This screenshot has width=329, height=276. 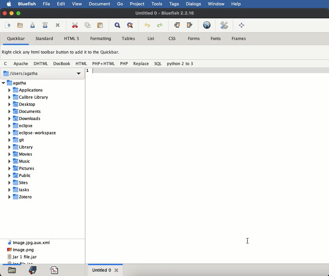 What do you see at coordinates (75, 25) in the screenshot?
I see `cut` at bounding box center [75, 25].